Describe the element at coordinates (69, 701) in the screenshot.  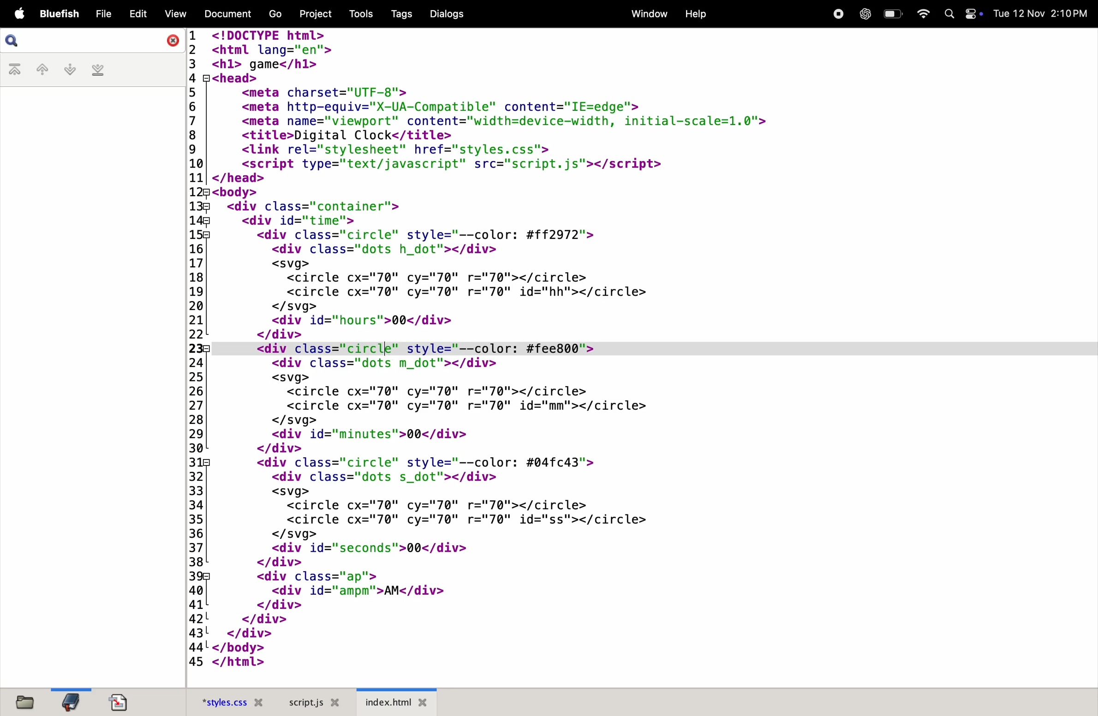
I see `bookmark` at that location.